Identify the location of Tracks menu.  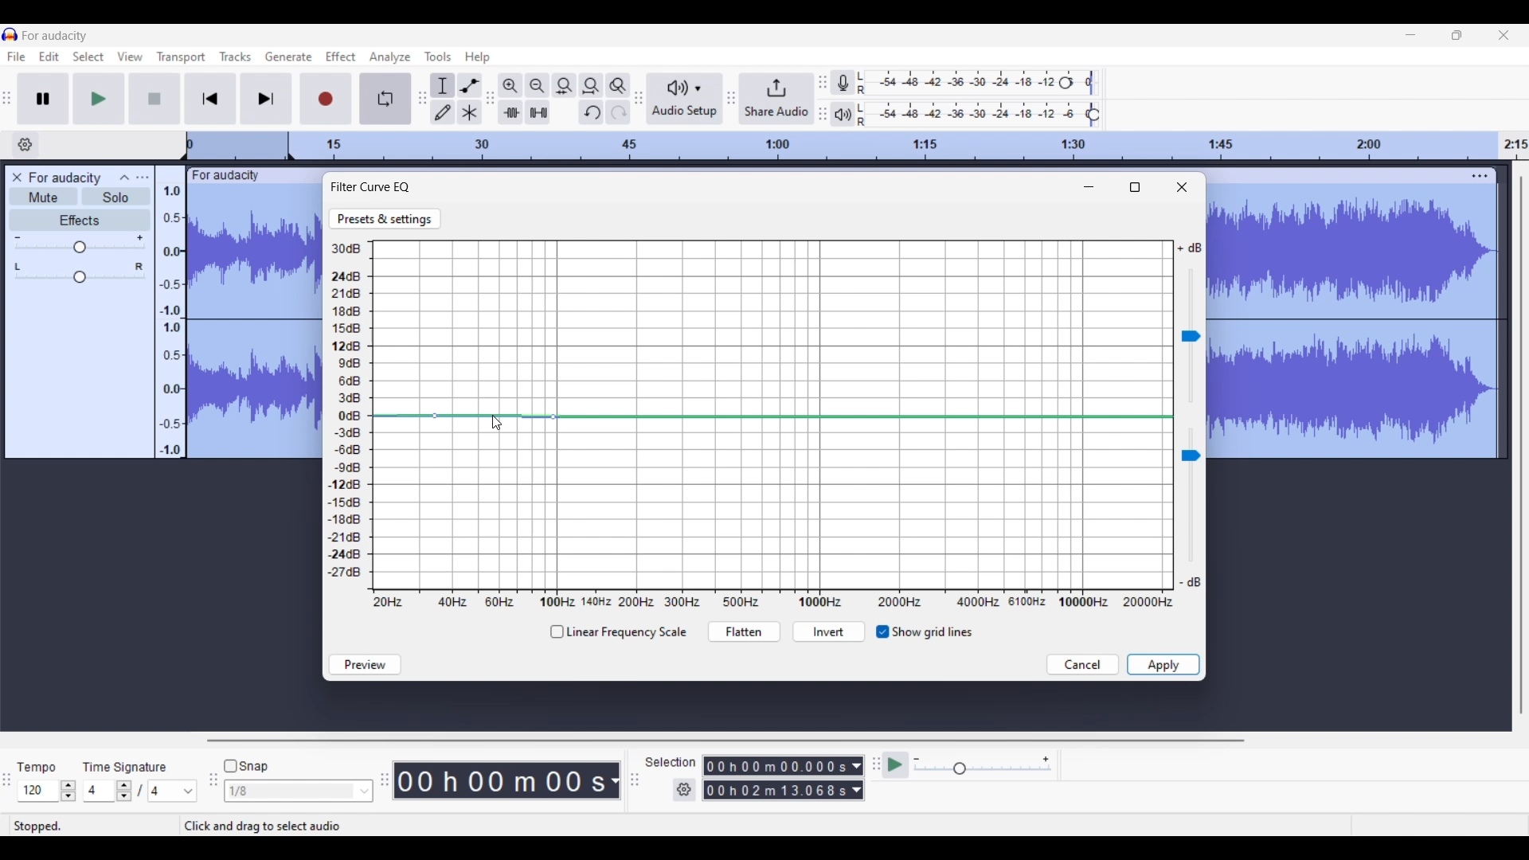
(235, 57).